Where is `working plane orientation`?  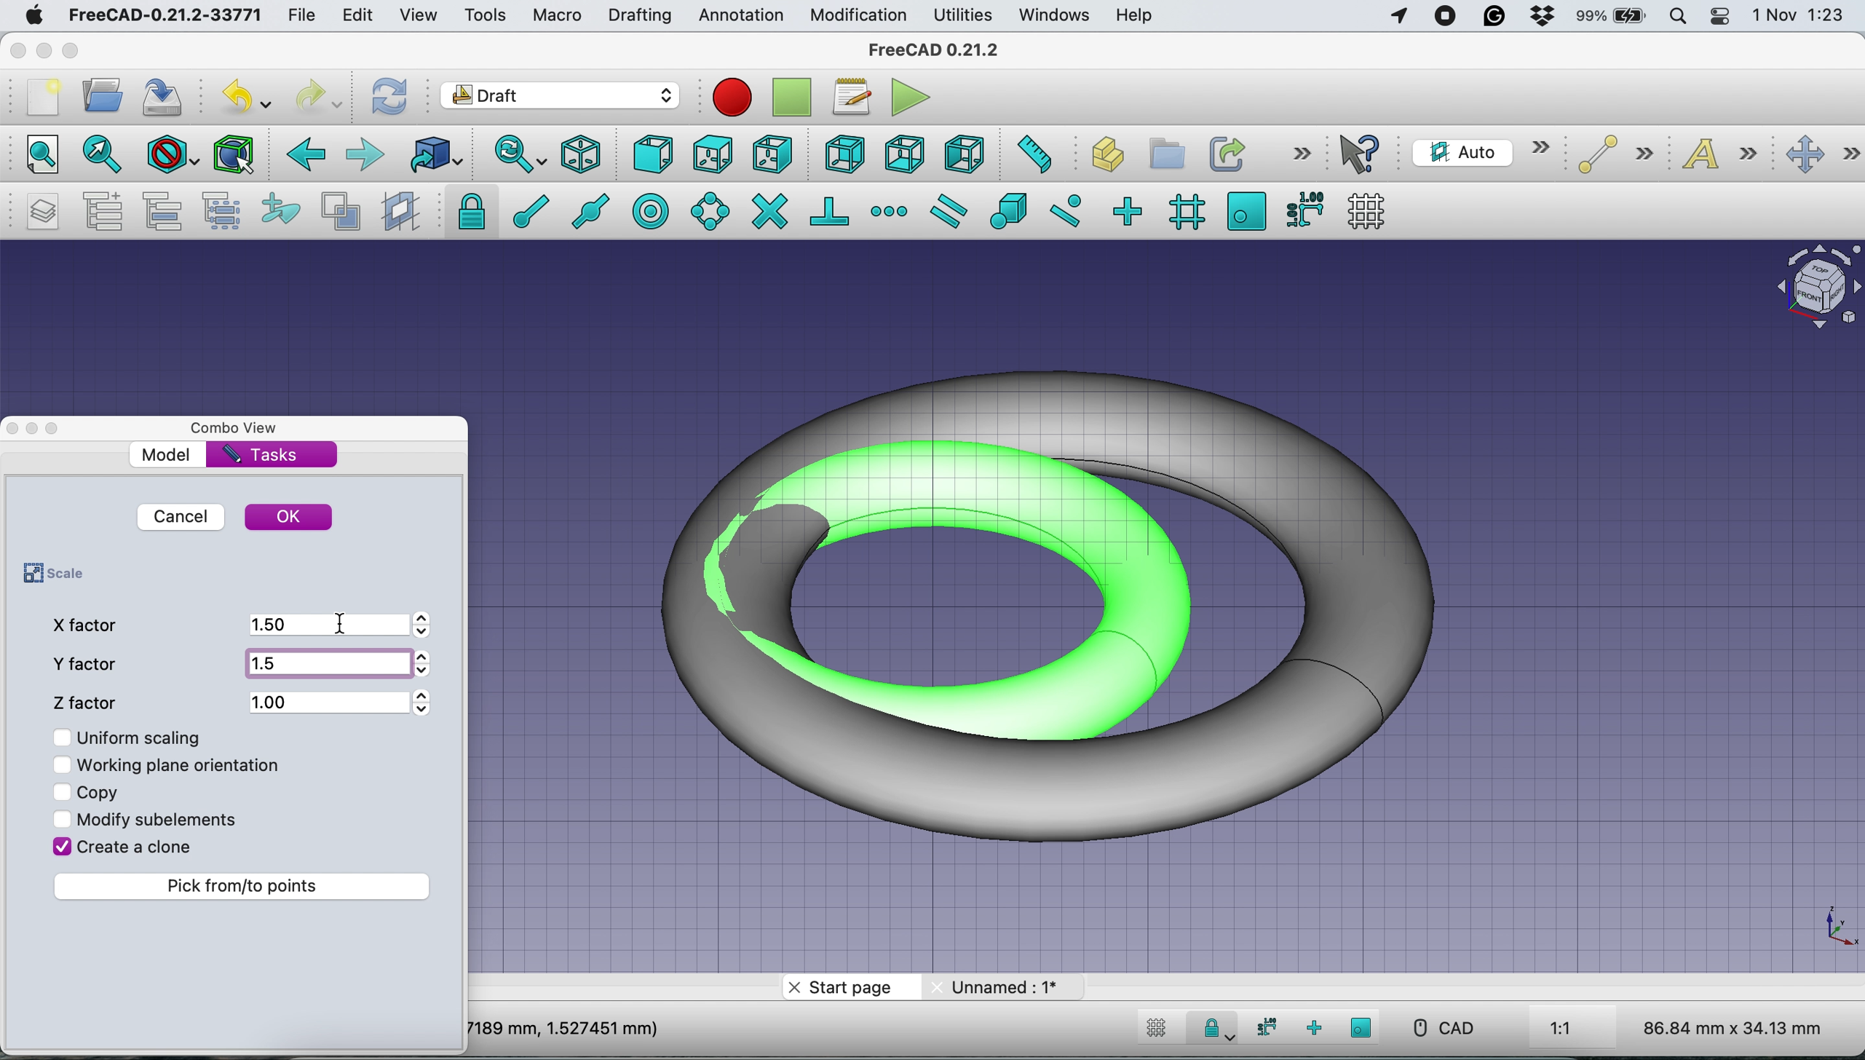 working plane orientation is located at coordinates (186, 764).